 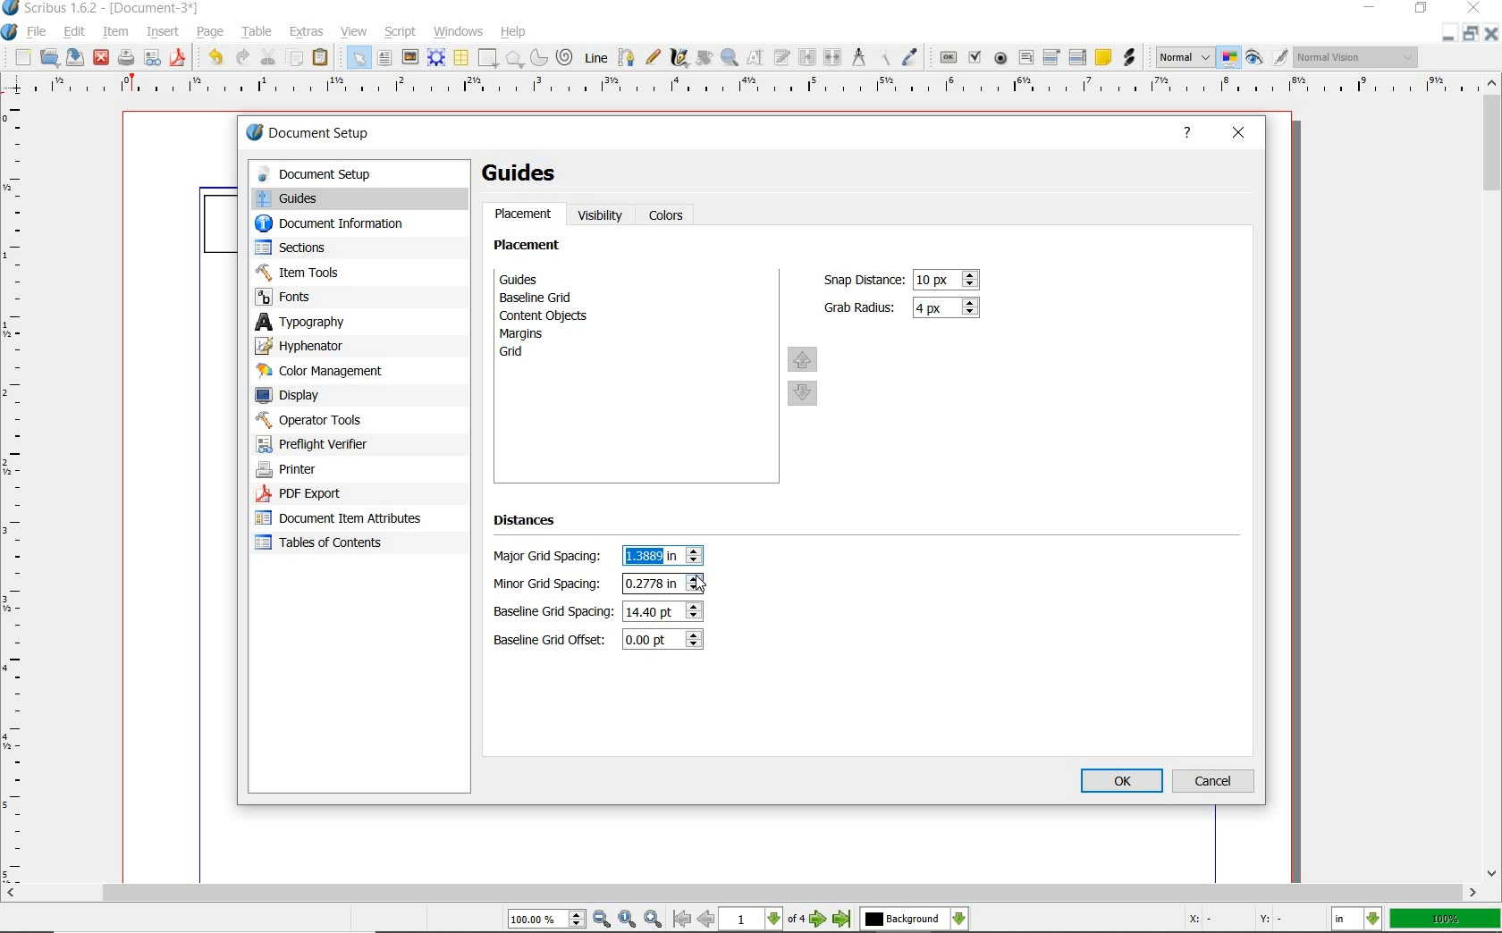 What do you see at coordinates (821, 920) in the screenshot?
I see `go to next page` at bounding box center [821, 920].